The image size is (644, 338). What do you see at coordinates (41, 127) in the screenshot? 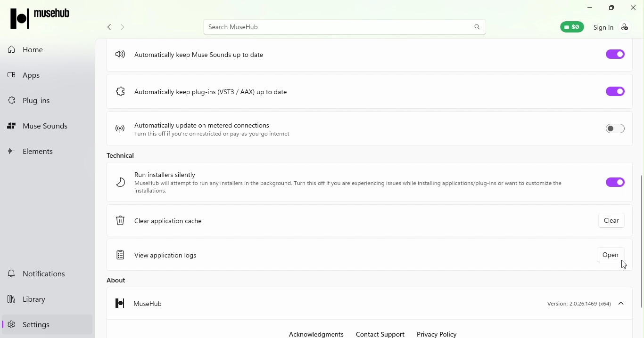
I see `Muse sounds` at bounding box center [41, 127].